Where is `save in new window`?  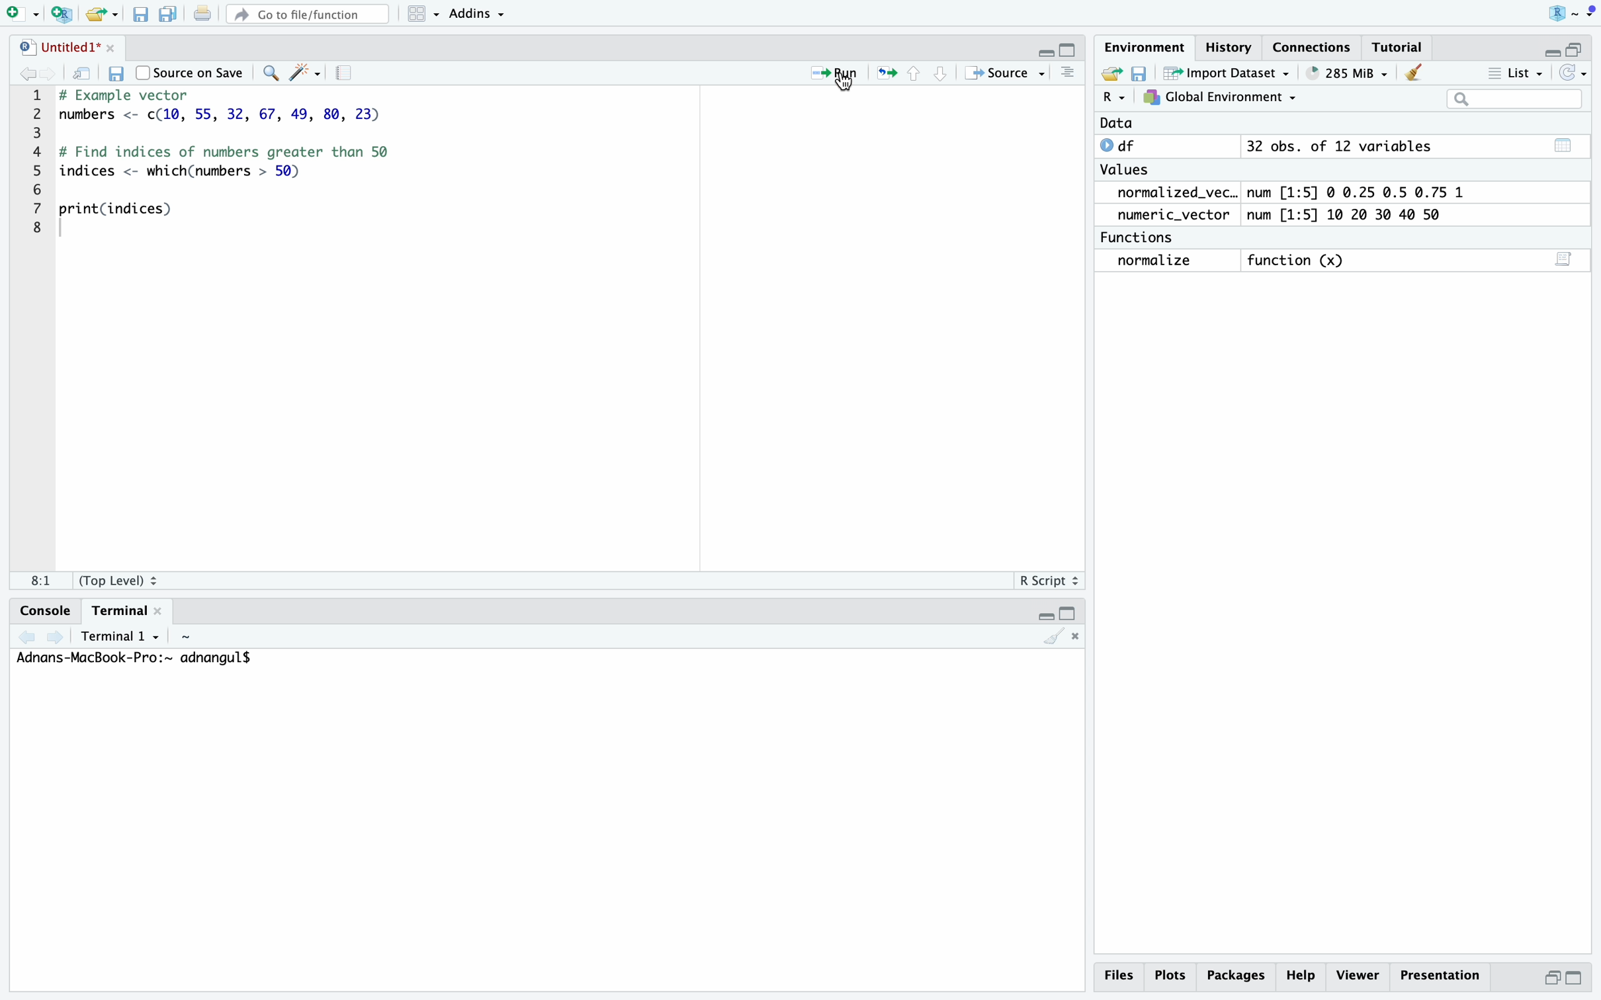
save in new window is located at coordinates (83, 73).